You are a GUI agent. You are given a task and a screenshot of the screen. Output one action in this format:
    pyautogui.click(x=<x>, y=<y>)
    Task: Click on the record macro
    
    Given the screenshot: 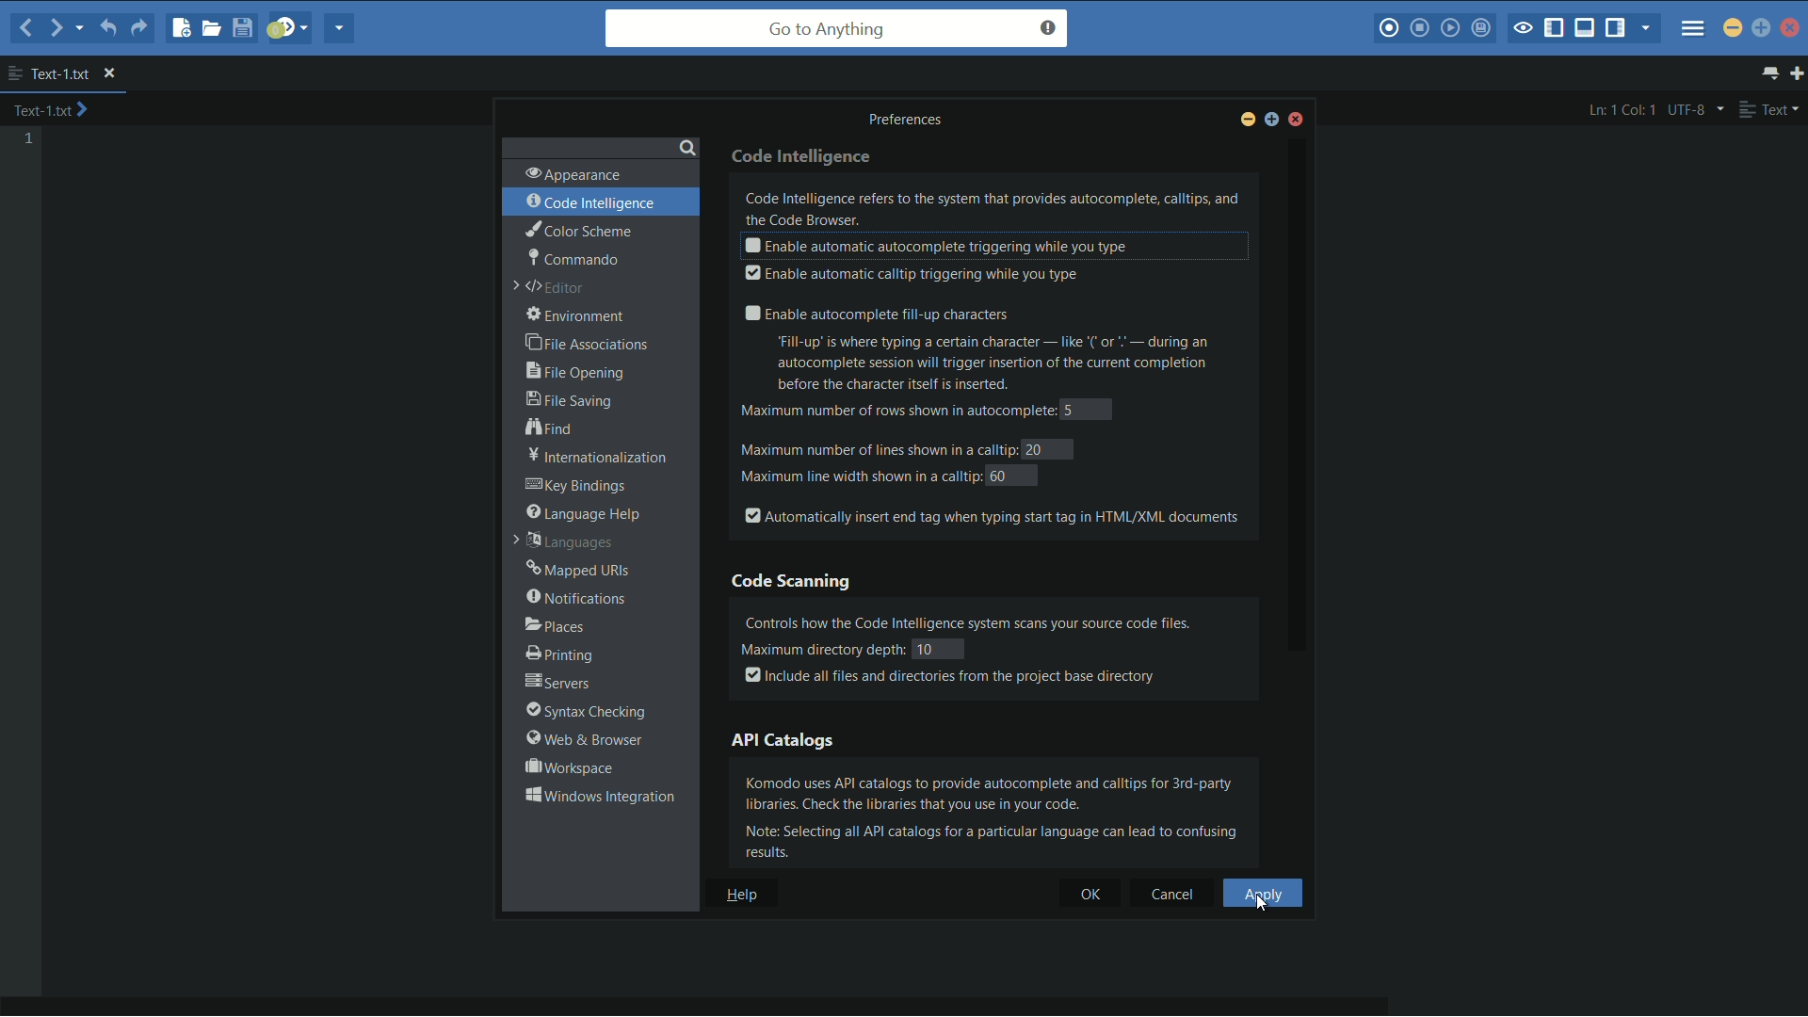 What is the action you would take?
    pyautogui.click(x=1388, y=30)
    